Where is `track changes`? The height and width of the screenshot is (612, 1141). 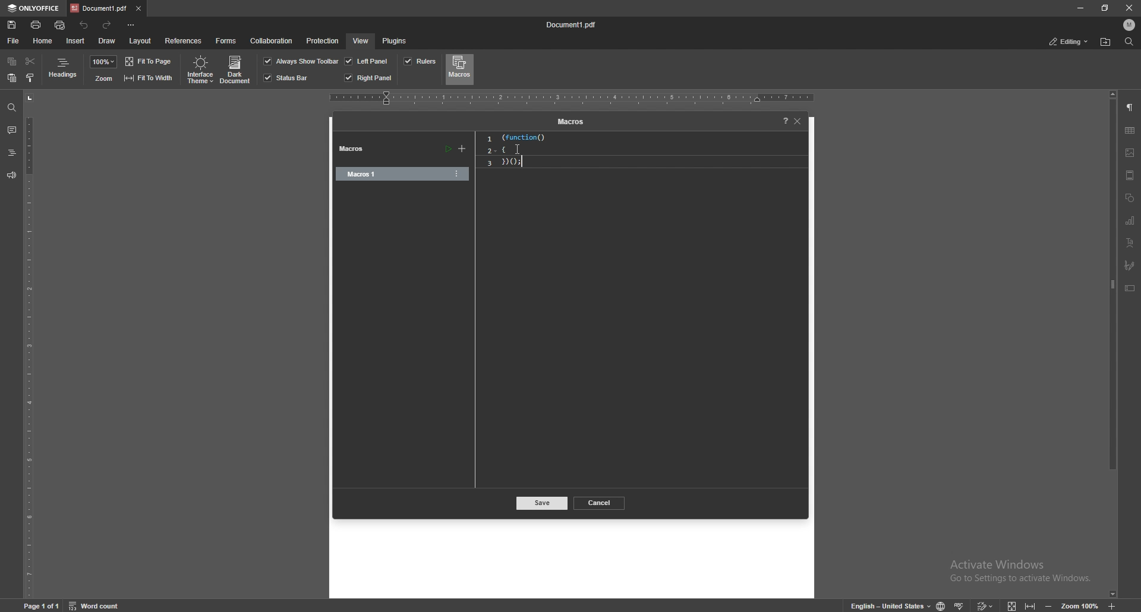 track changes is located at coordinates (986, 605).